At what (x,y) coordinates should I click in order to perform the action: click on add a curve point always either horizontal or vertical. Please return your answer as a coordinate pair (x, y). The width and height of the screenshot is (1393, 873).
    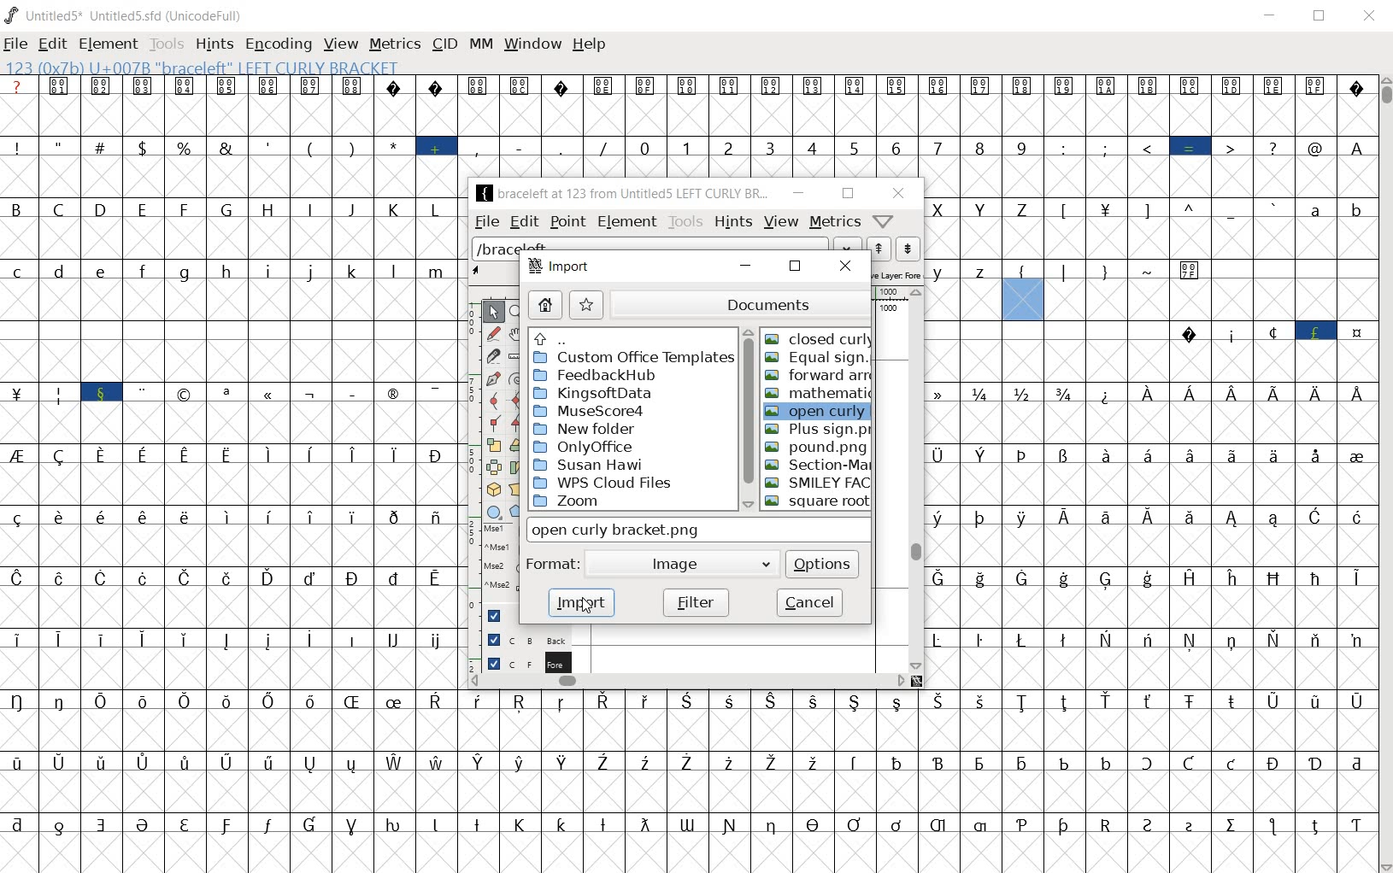
    Looking at the image, I should click on (519, 400).